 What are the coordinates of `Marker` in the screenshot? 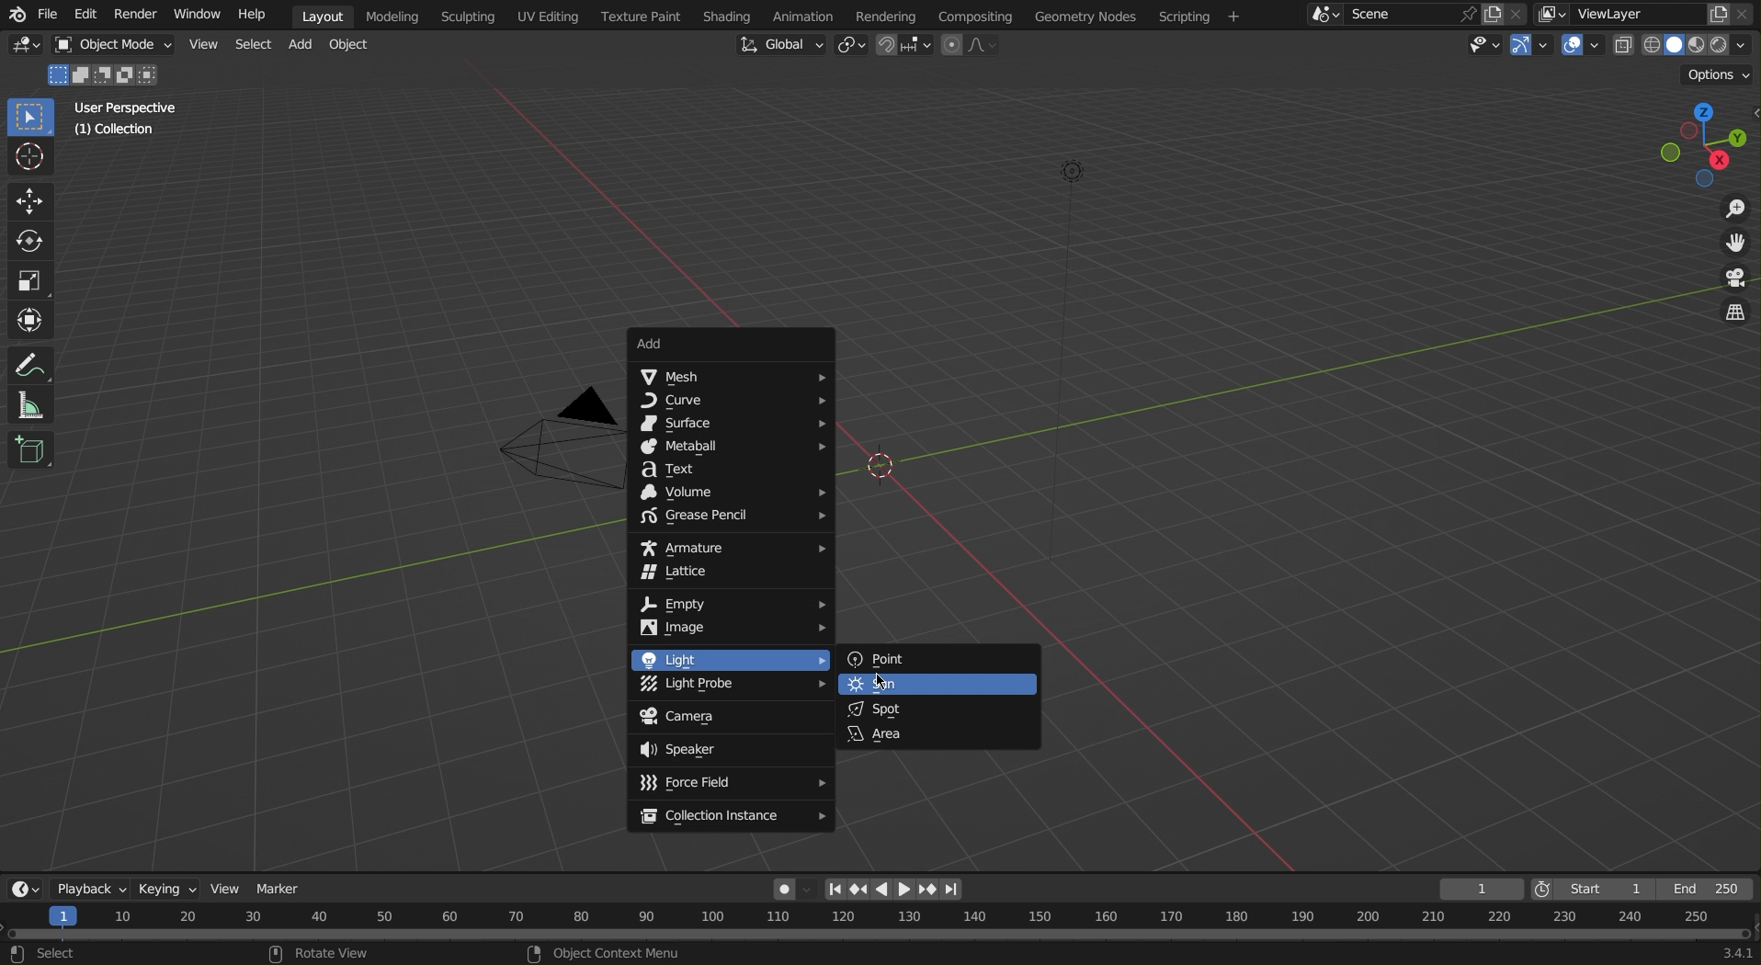 It's located at (281, 888).